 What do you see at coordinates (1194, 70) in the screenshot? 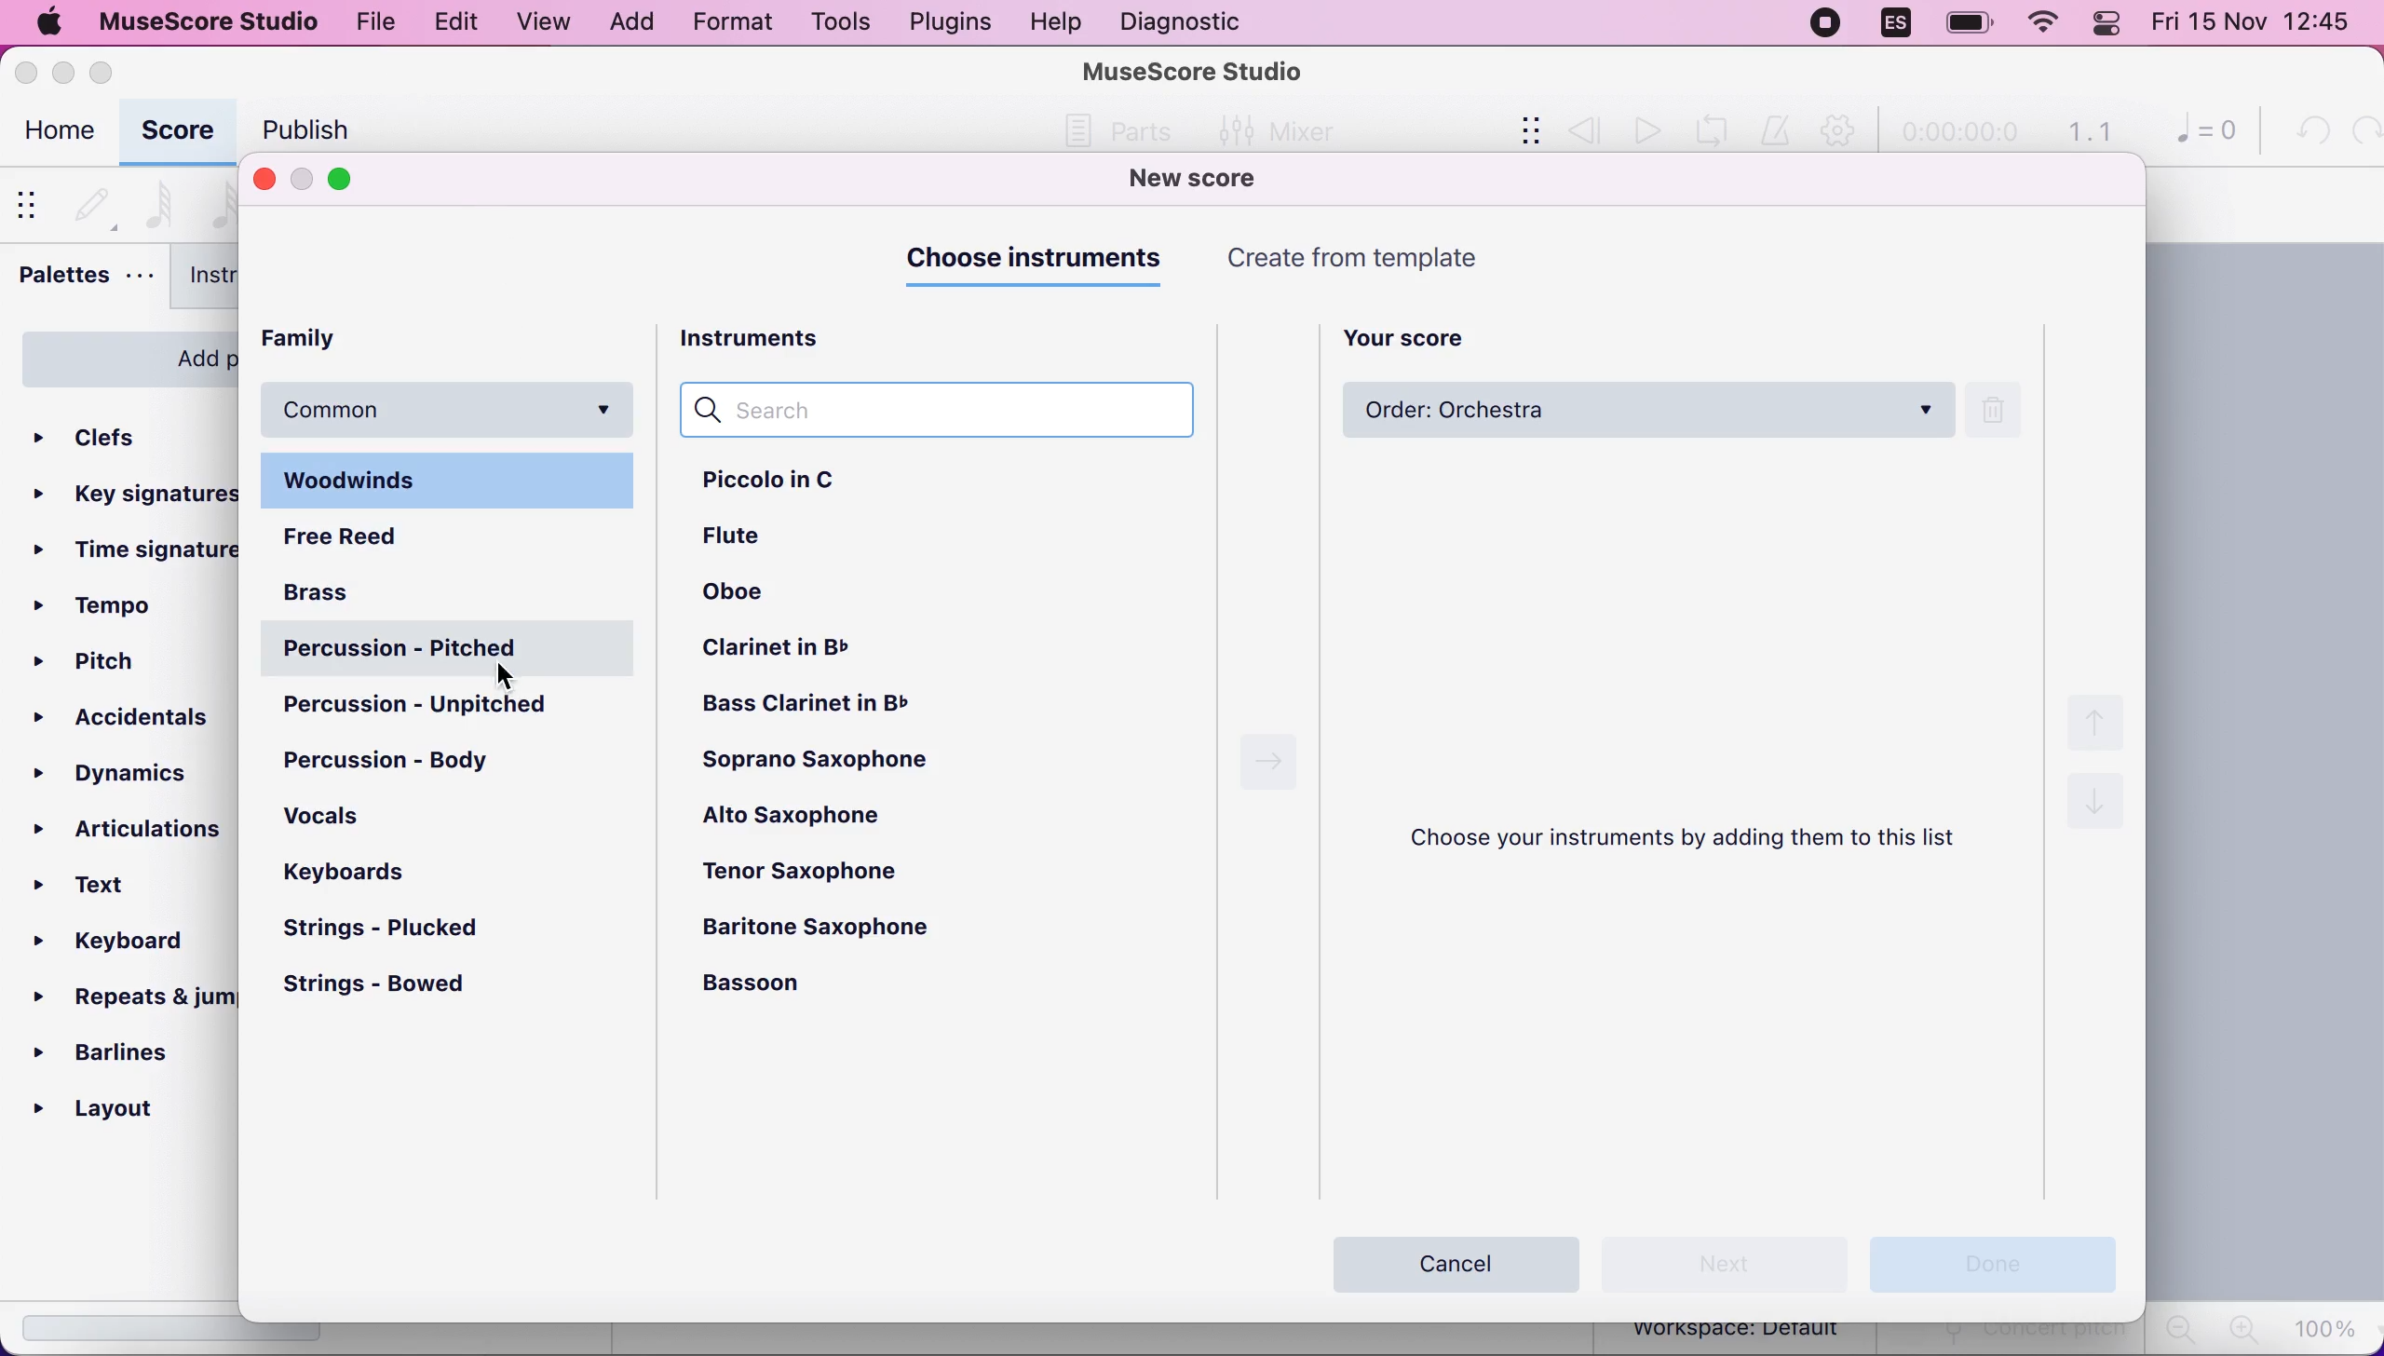
I see `MuseScore Studio` at bounding box center [1194, 70].